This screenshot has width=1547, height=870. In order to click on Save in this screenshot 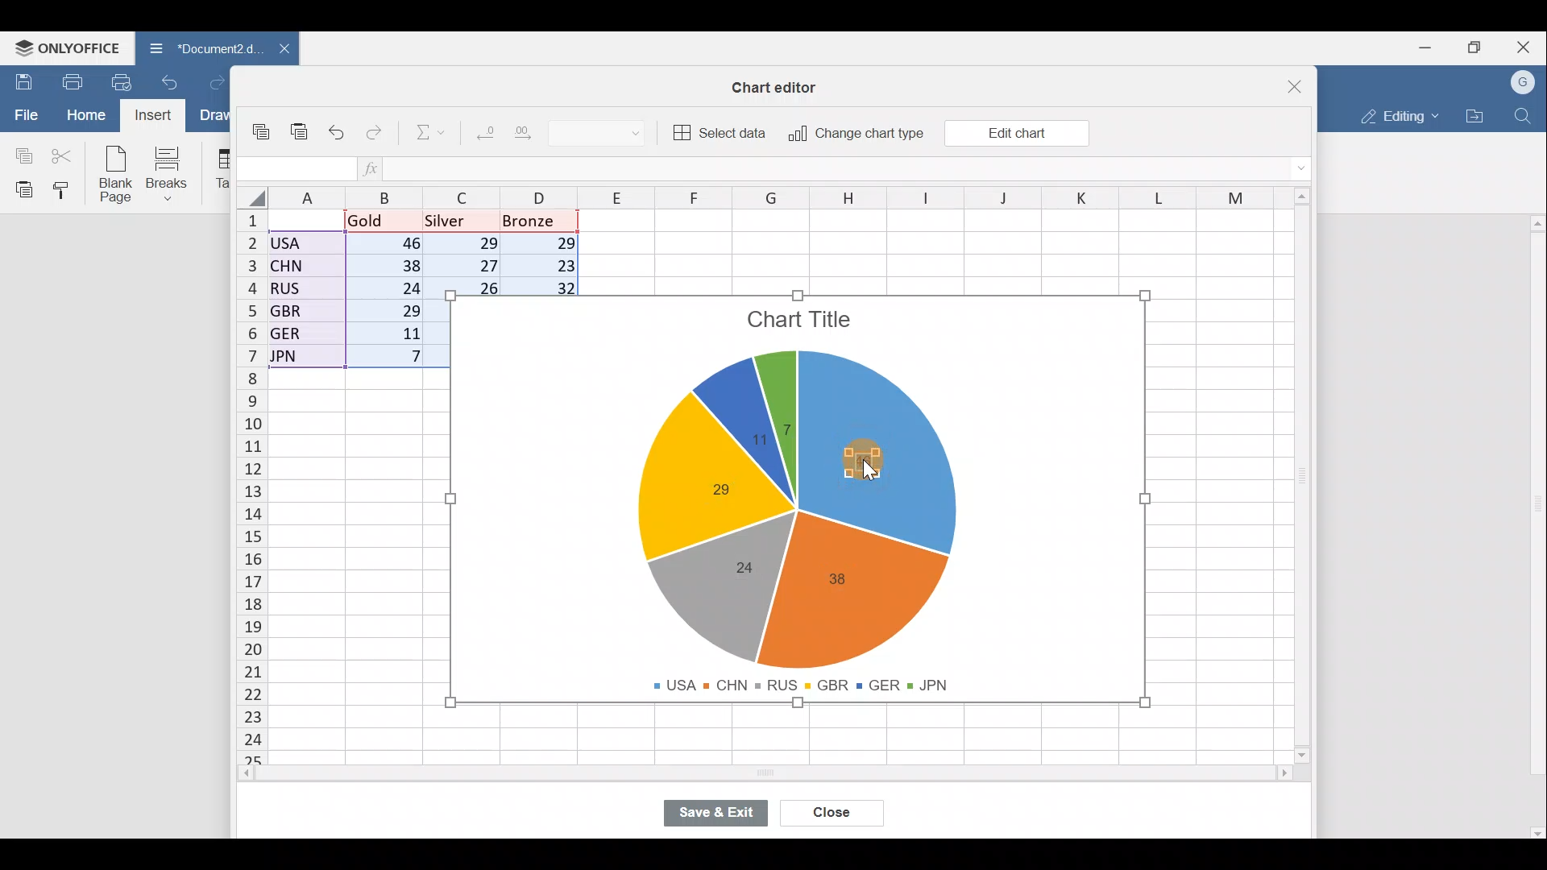, I will do `click(20, 81)`.